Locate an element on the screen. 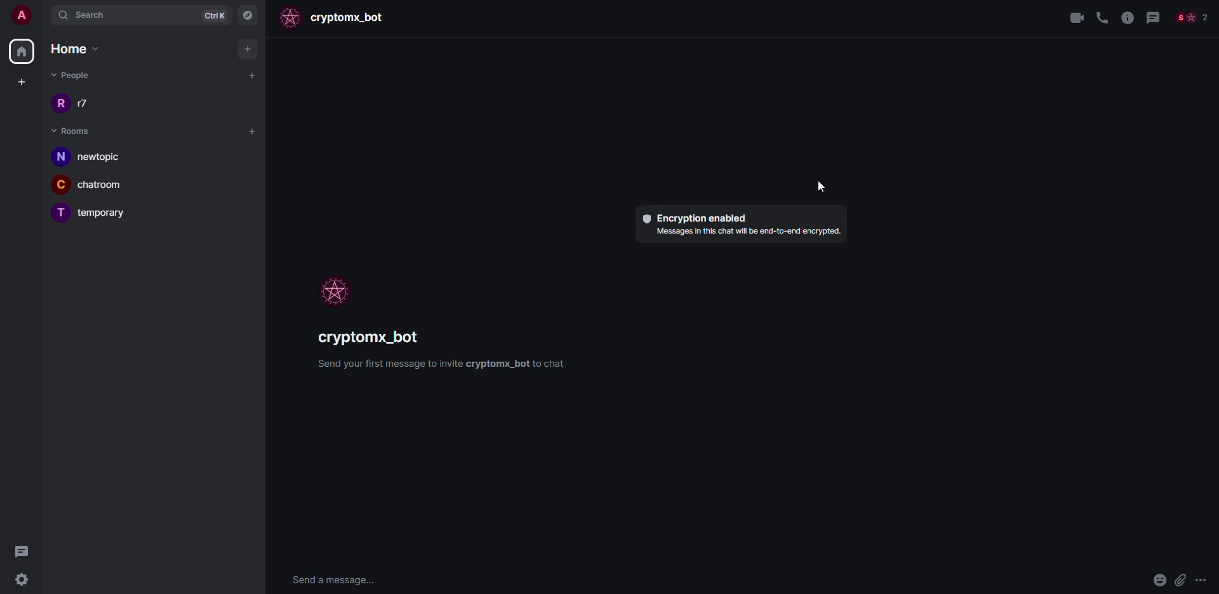  threads is located at coordinates (1152, 18).